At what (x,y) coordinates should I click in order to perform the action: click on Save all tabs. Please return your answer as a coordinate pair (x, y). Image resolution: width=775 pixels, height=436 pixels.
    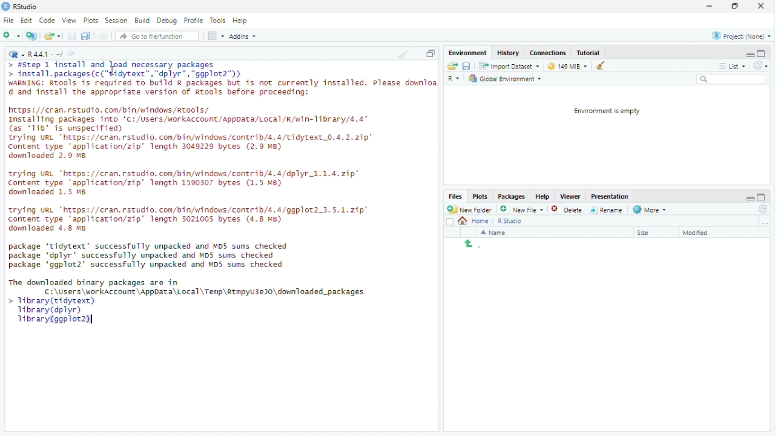
    Looking at the image, I should click on (85, 35).